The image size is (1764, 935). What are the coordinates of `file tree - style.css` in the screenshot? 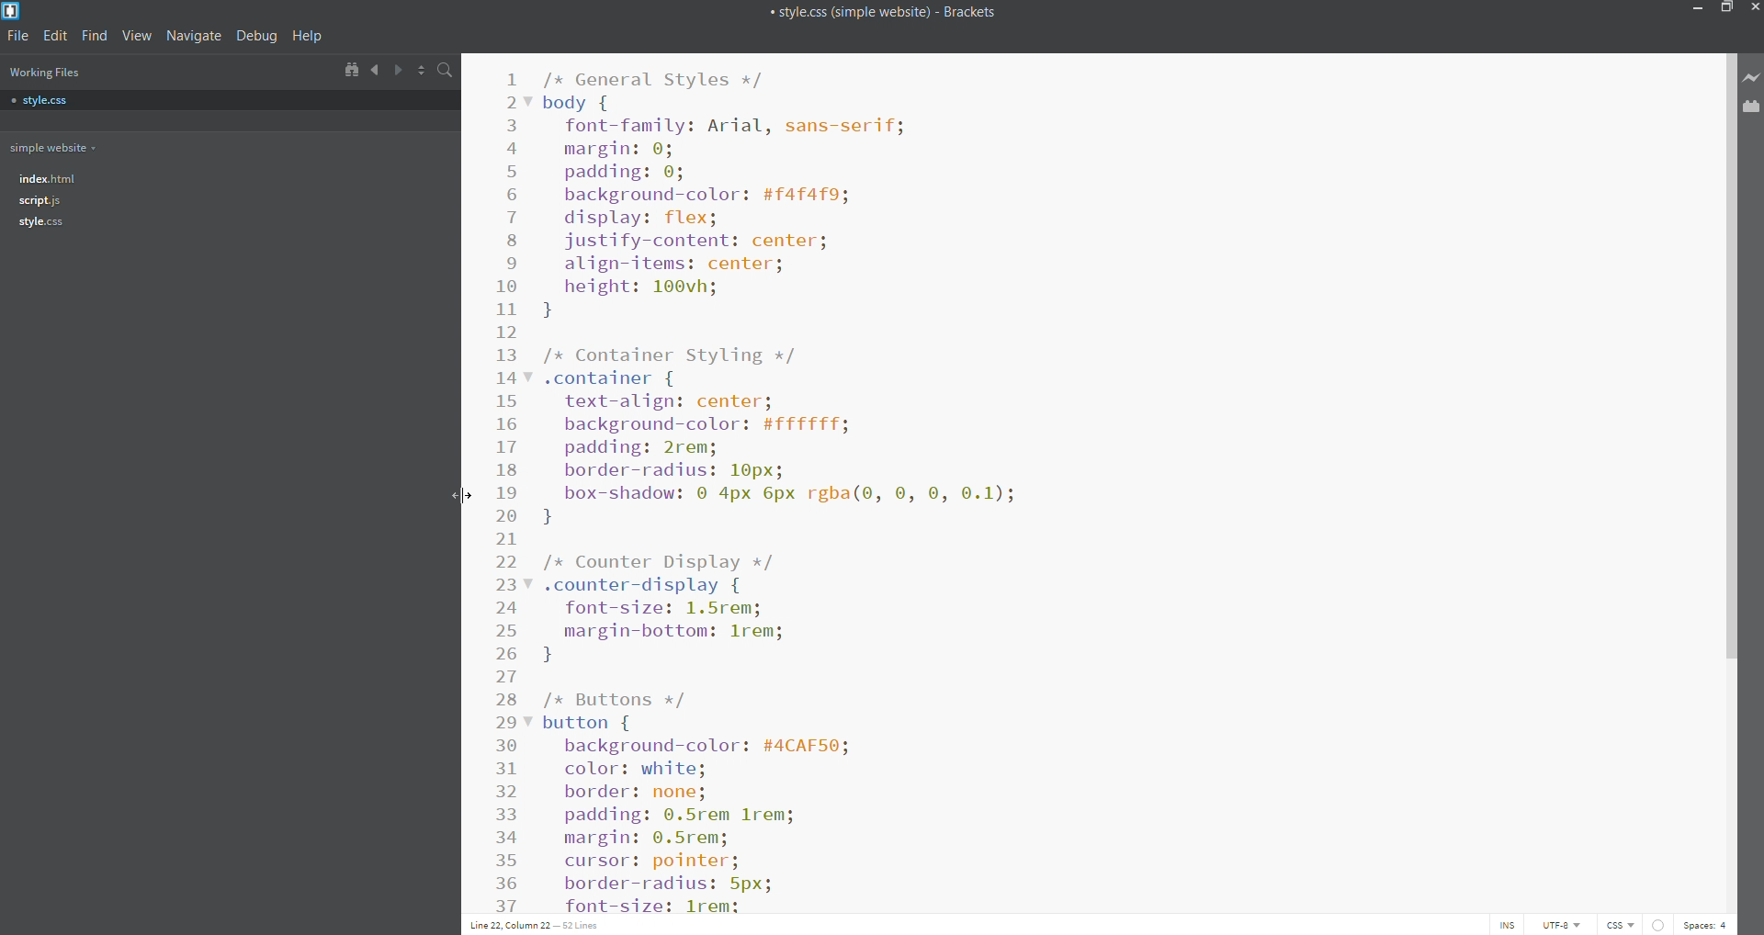 It's located at (41, 222).